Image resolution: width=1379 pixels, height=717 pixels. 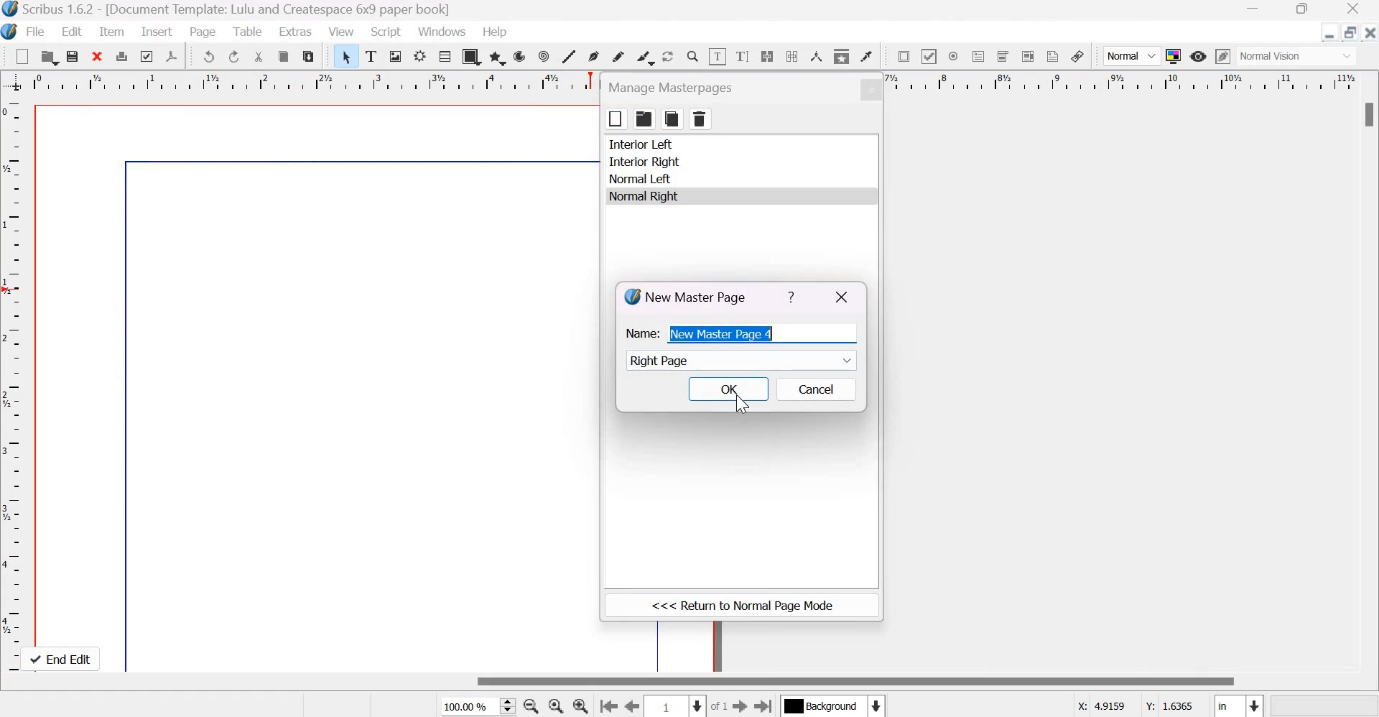 I want to click on PDF radio box, so click(x=954, y=56).